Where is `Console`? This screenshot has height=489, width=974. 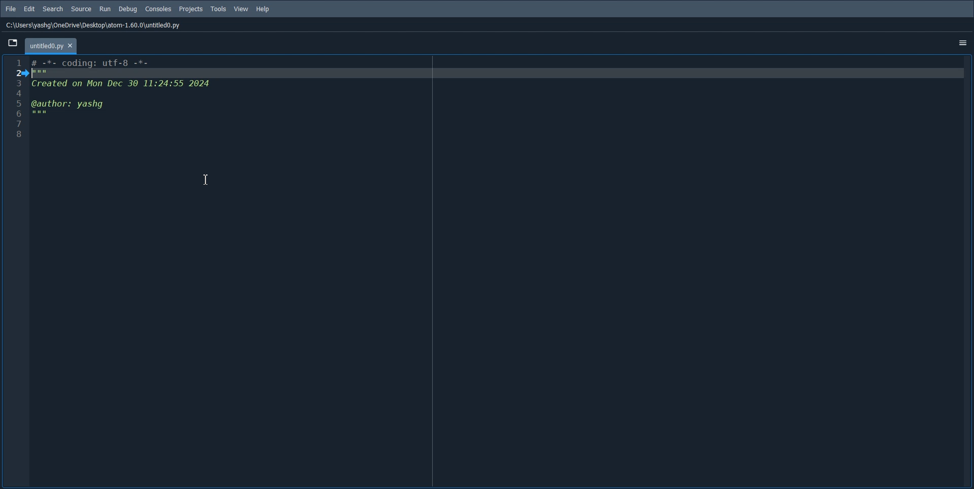 Console is located at coordinates (158, 9).